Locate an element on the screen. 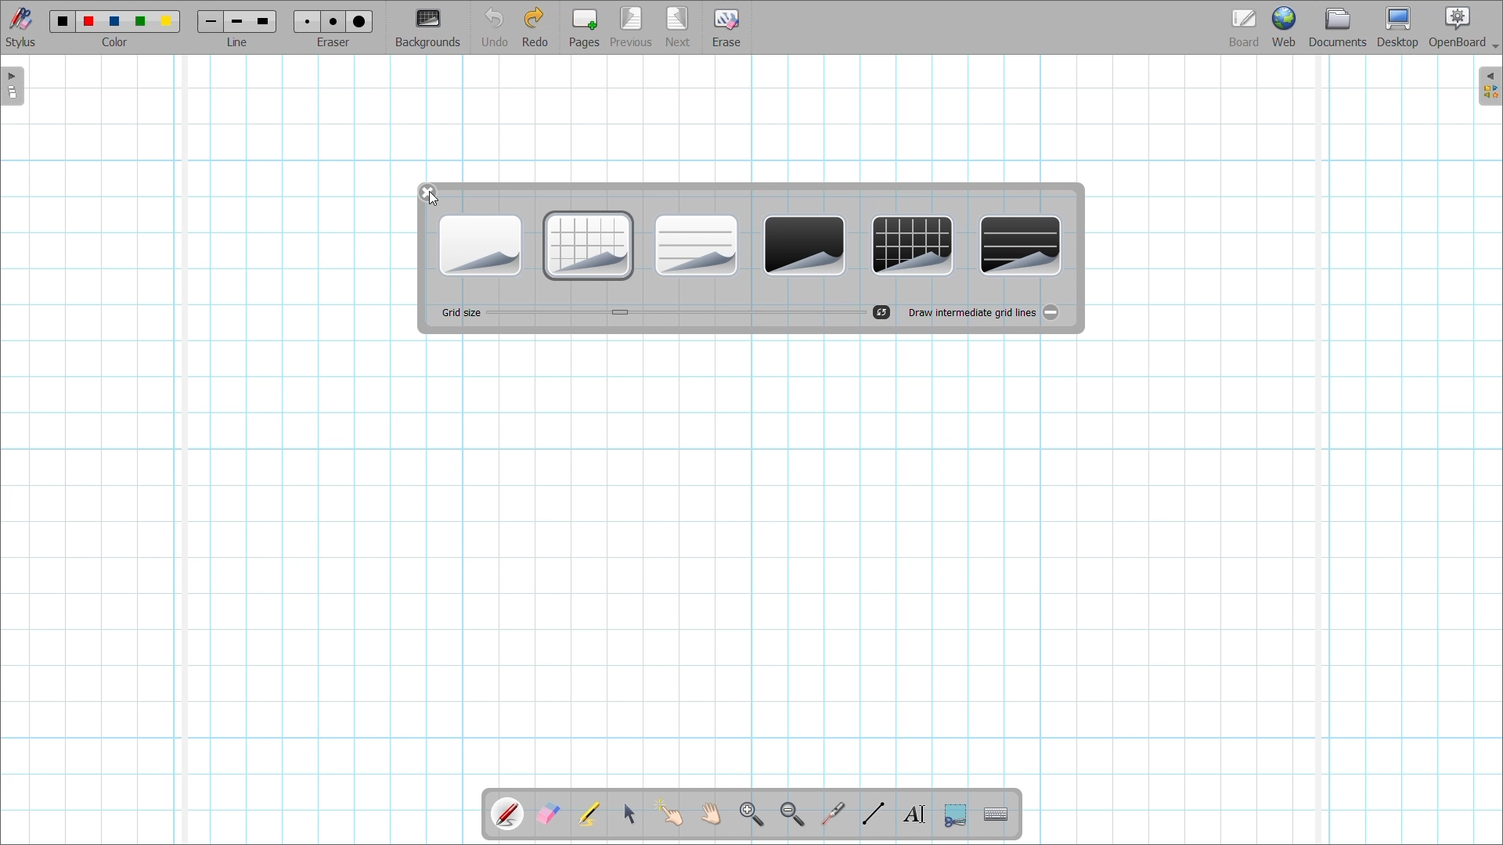 This screenshot has height=845, width=1503. Ruled dark background is located at coordinates (1022, 246).